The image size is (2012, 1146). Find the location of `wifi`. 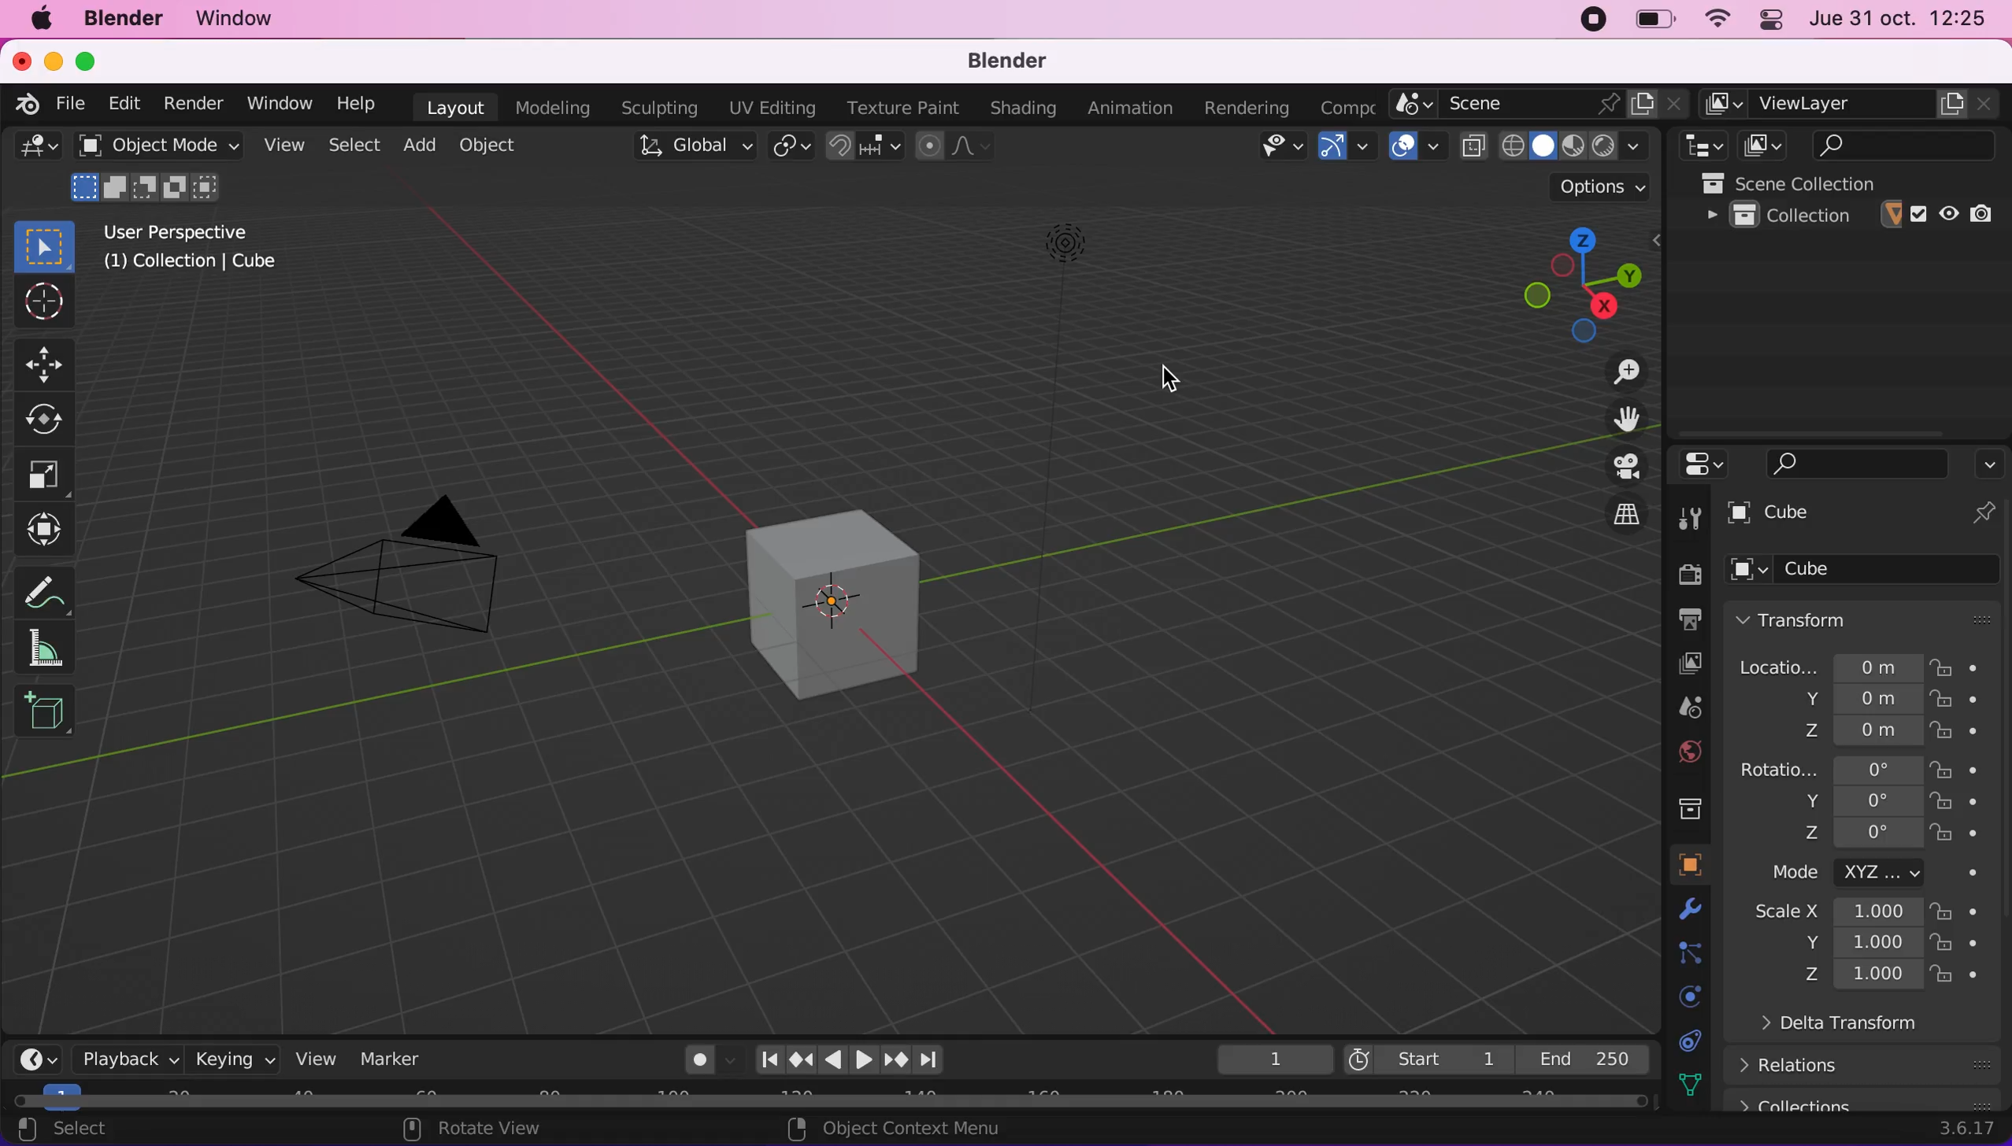

wifi is located at coordinates (1714, 19).